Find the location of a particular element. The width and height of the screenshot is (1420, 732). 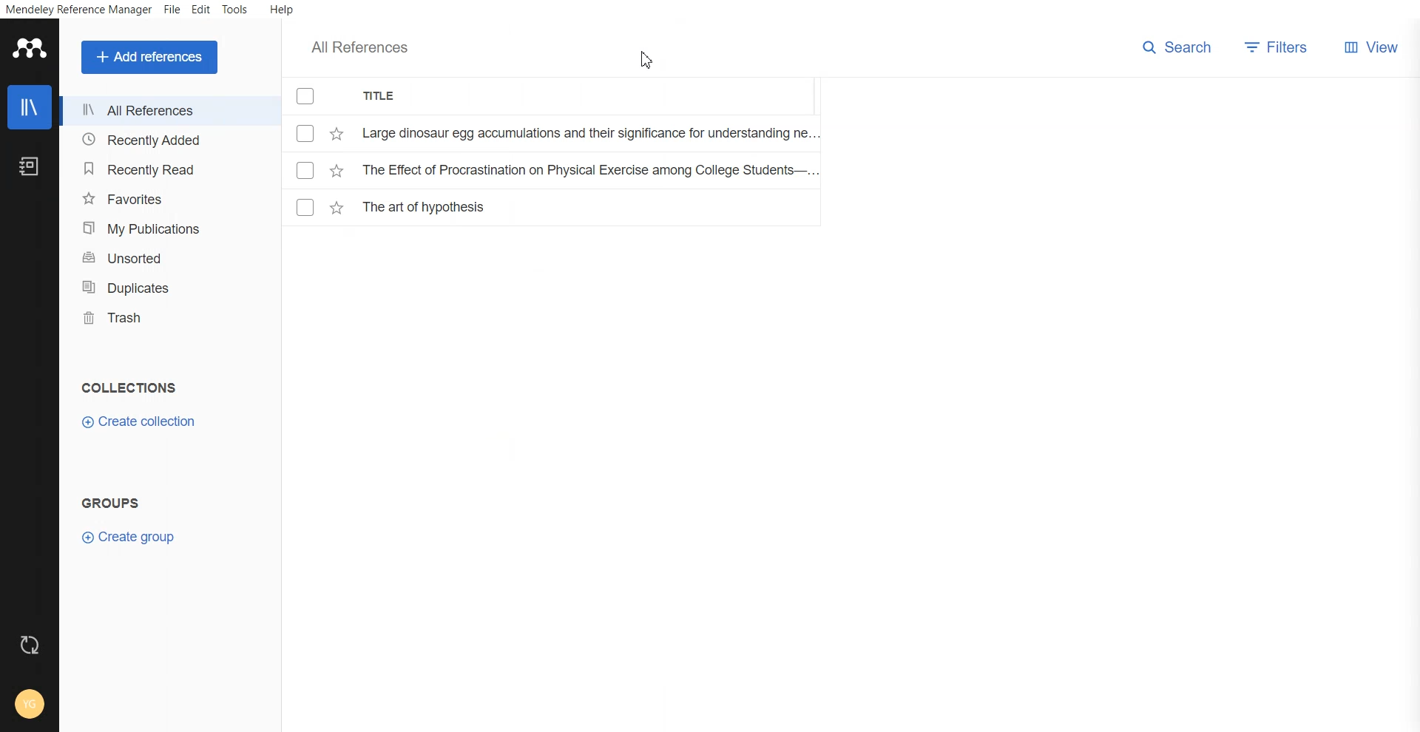

Create group is located at coordinates (131, 537).